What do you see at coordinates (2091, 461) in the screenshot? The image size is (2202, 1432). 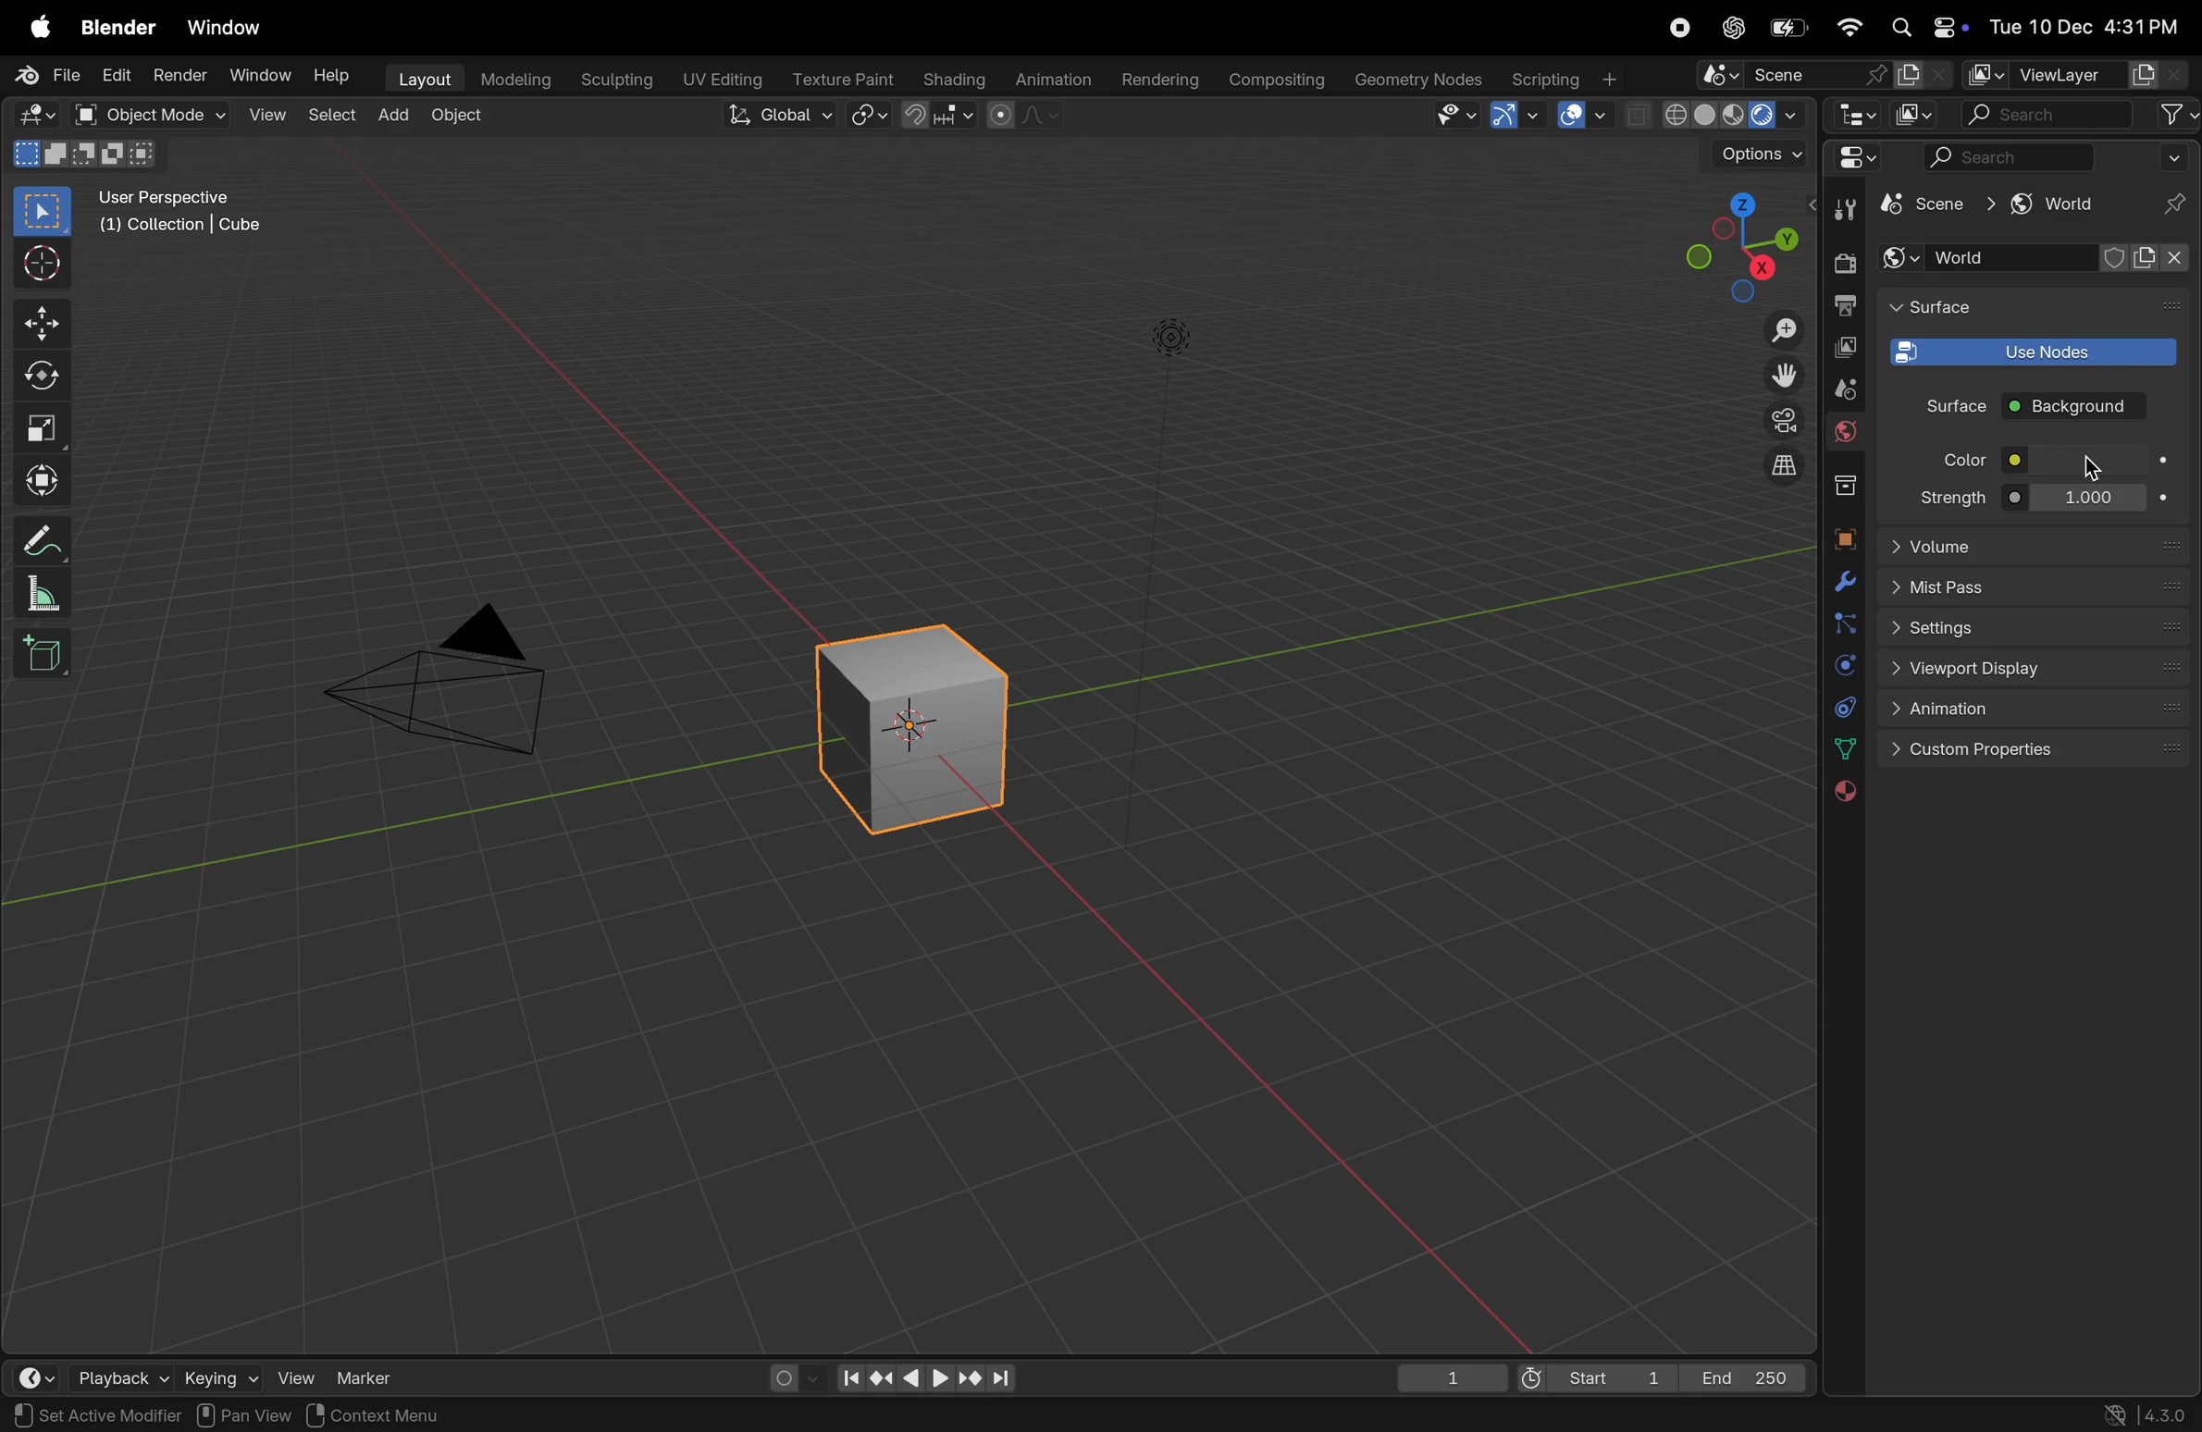 I see `bar` at bounding box center [2091, 461].